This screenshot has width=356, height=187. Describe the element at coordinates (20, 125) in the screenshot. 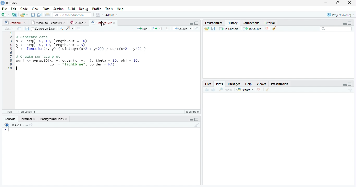

I see `R 4.2.1 . ~/` at that location.